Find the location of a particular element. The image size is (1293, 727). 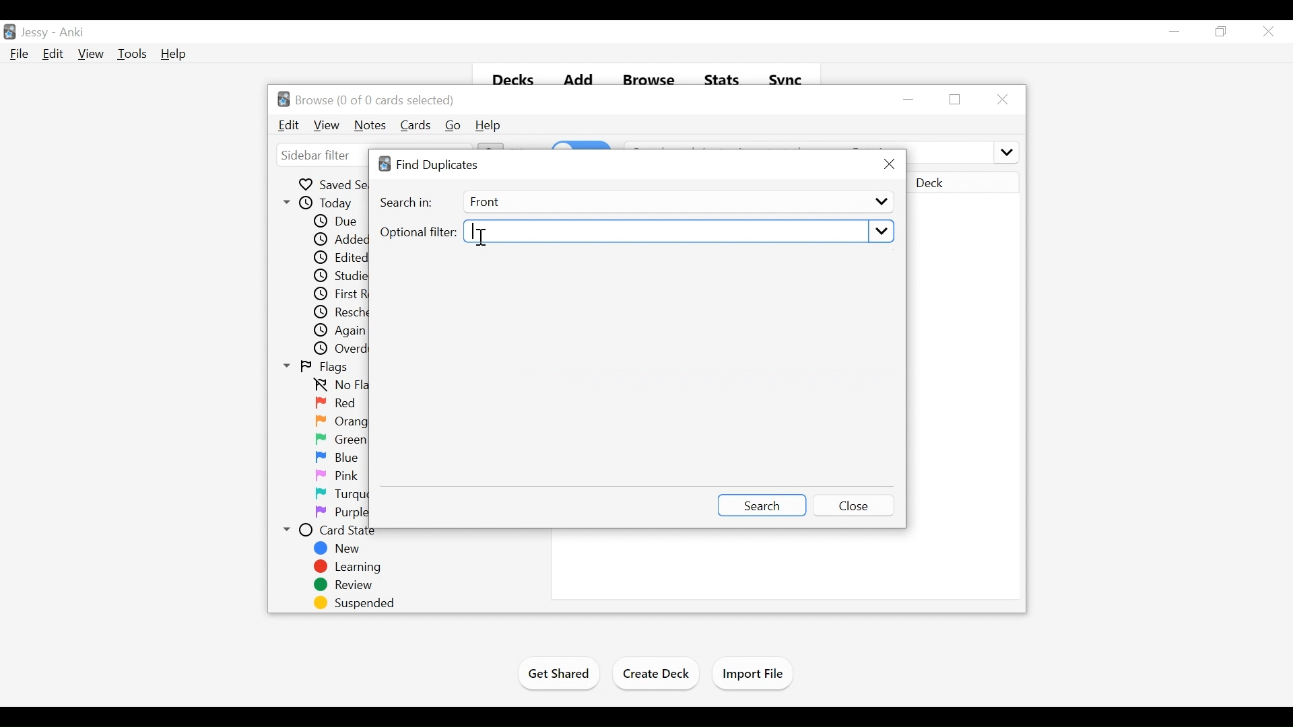

Studied is located at coordinates (339, 277).